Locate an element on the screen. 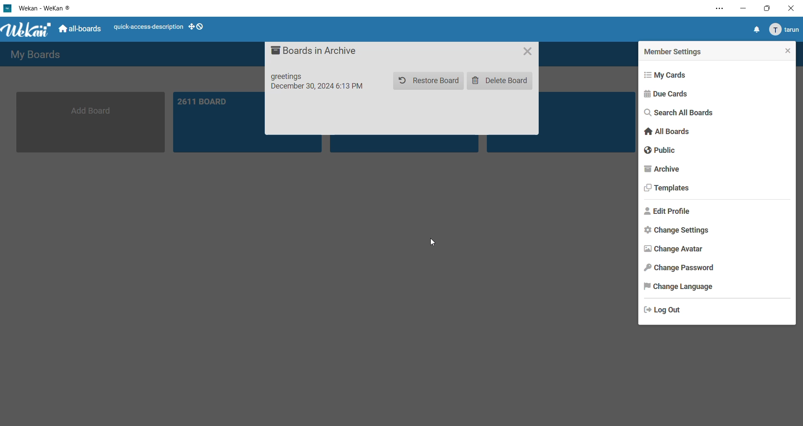  boards in archive is located at coordinates (318, 53).